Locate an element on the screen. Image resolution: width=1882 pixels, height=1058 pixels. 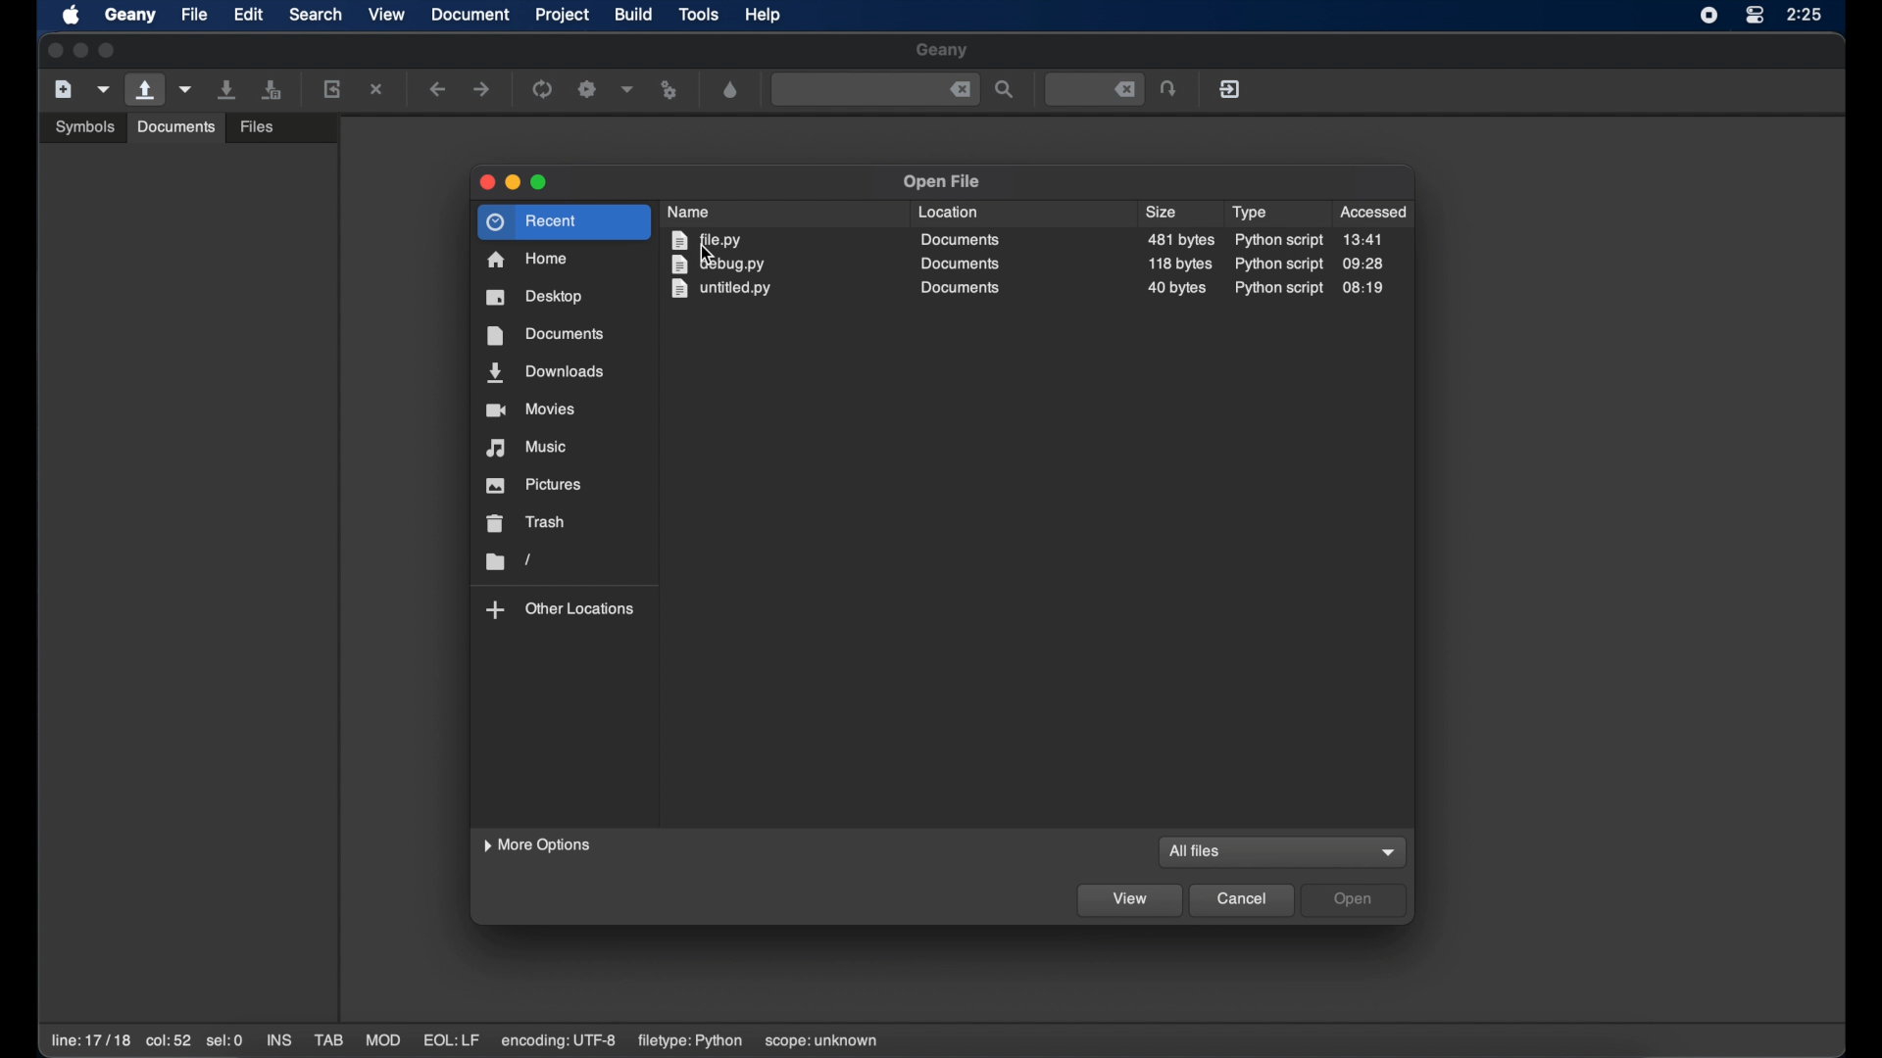
file is located at coordinates (194, 15).